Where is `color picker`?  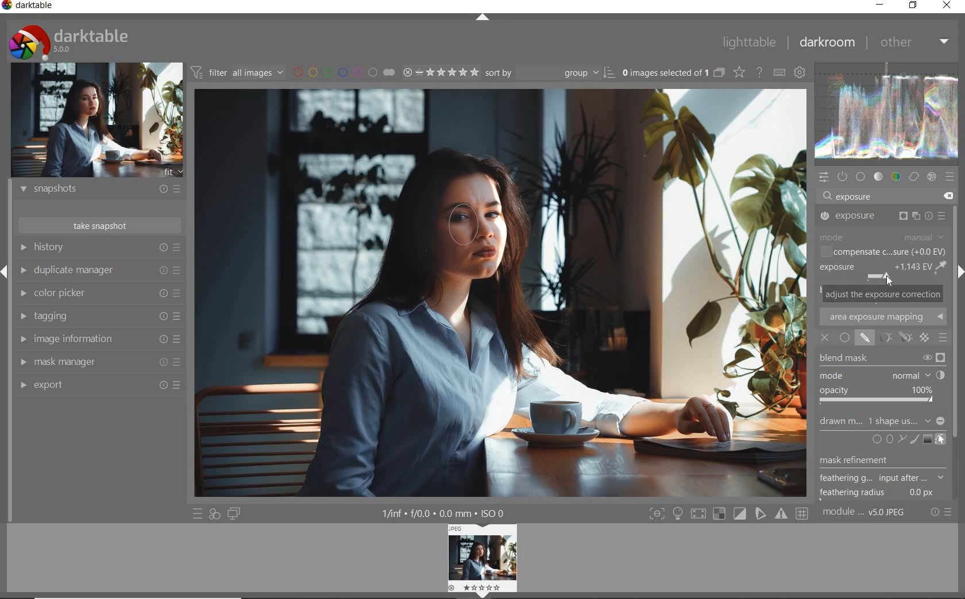 color picker is located at coordinates (101, 293).